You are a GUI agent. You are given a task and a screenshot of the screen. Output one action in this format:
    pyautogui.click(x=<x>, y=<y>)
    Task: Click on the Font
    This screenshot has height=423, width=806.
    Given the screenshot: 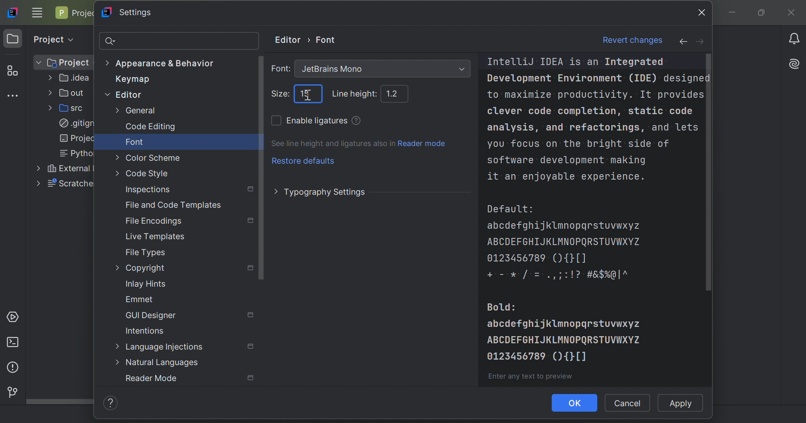 What is the action you would take?
    pyautogui.click(x=327, y=38)
    